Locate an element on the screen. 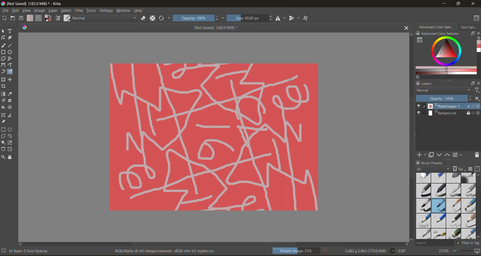  layers is located at coordinates (454, 110).